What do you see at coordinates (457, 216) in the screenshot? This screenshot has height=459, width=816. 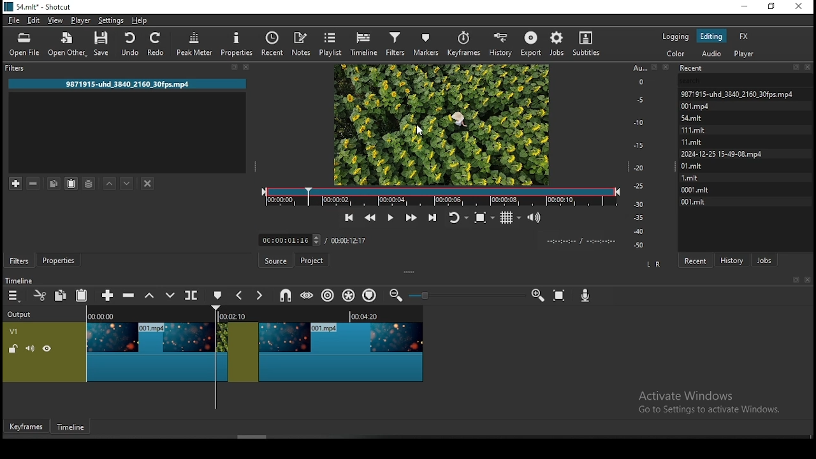 I see `toggle player looping` at bounding box center [457, 216].